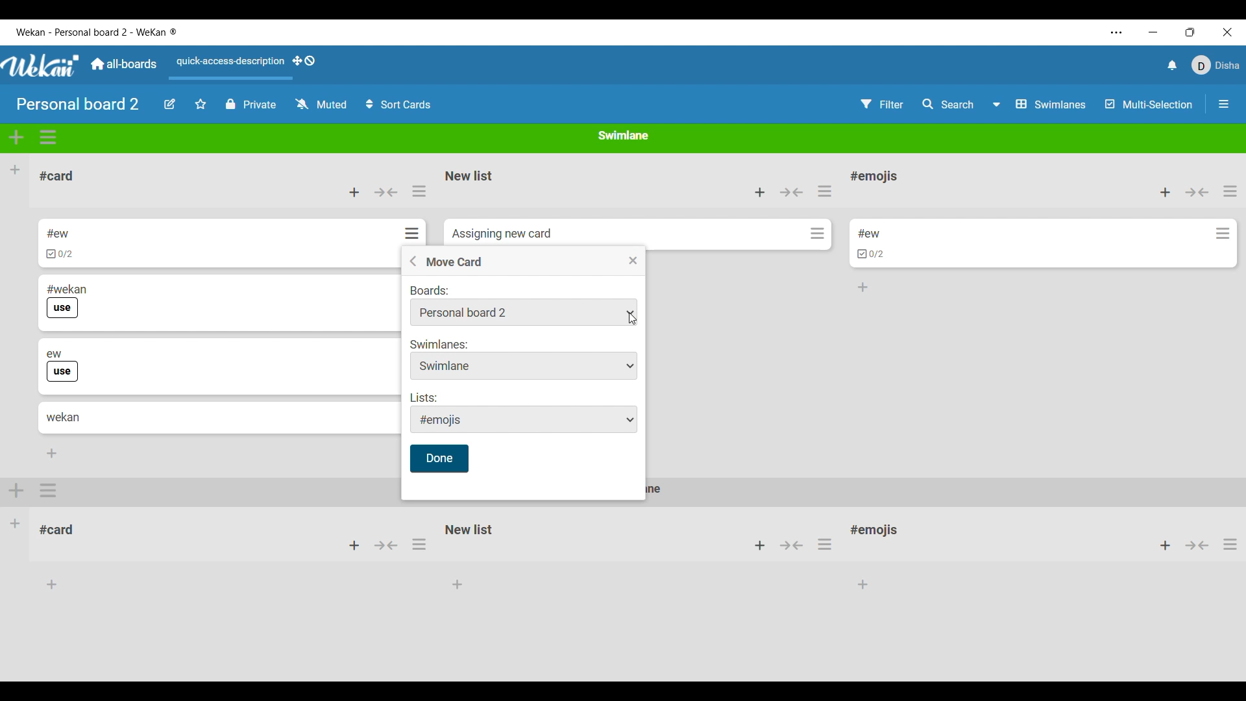 This screenshot has width=1246, height=701. What do you see at coordinates (170, 104) in the screenshot?
I see `Edit board` at bounding box center [170, 104].